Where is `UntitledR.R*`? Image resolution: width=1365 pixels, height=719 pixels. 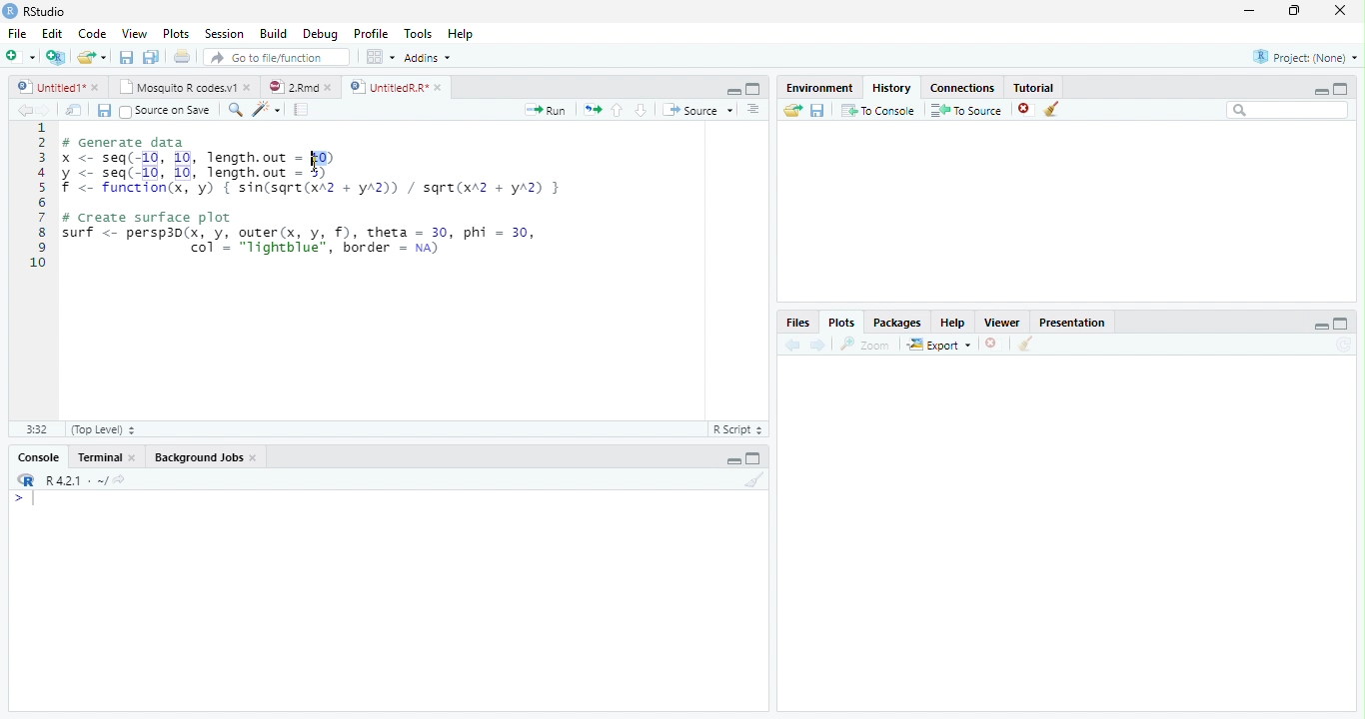
UntitledR.R* is located at coordinates (387, 87).